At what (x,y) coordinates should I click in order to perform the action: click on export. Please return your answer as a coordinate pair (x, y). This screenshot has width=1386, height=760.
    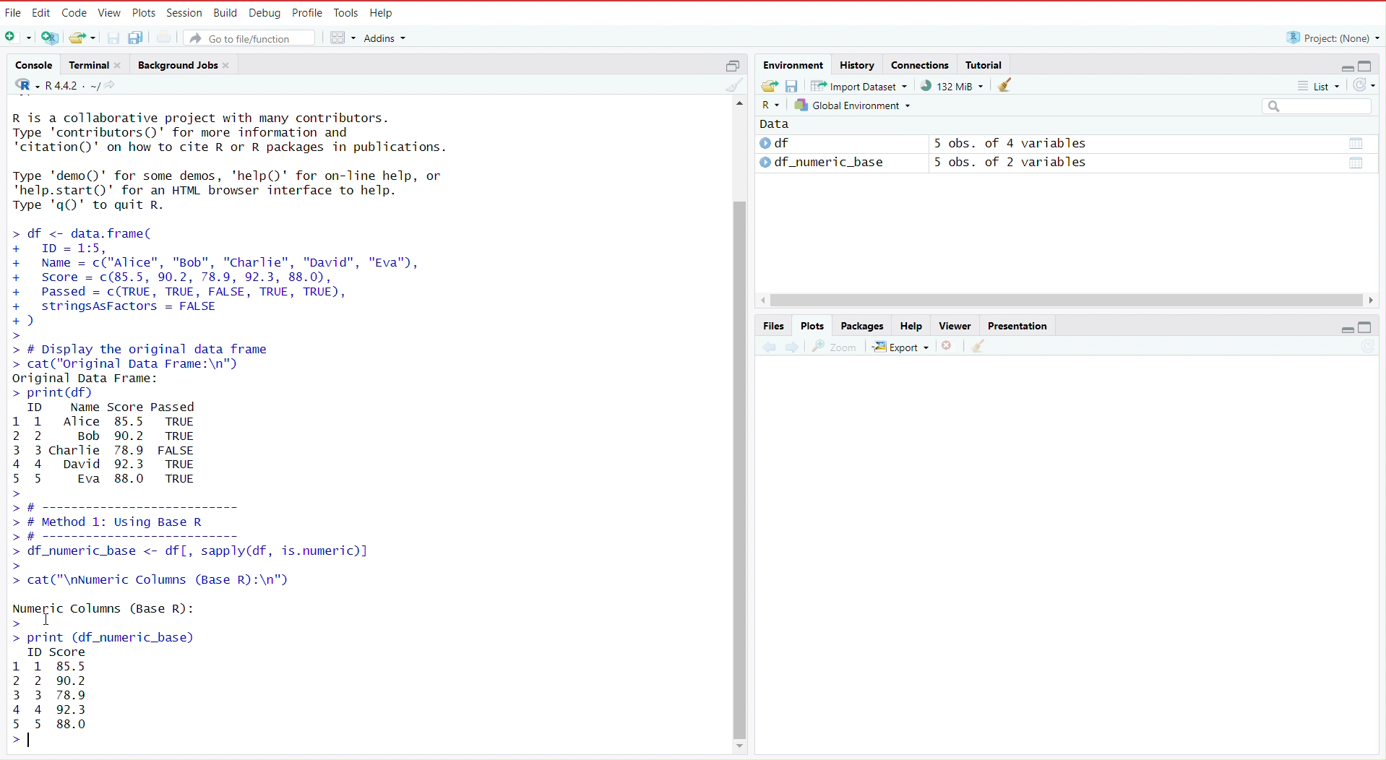
    Looking at the image, I should click on (901, 346).